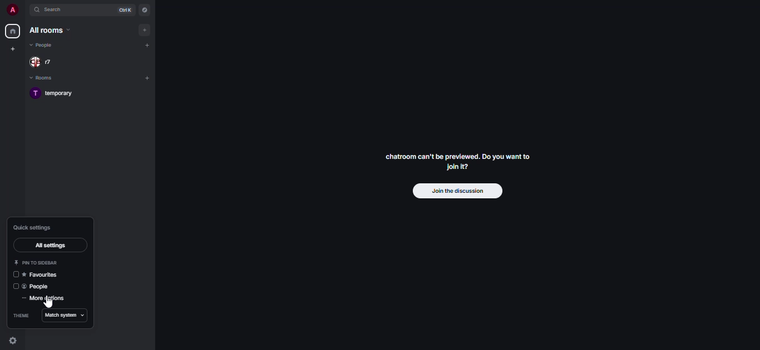 This screenshot has height=350, width=760. I want to click on all settings, so click(50, 244).